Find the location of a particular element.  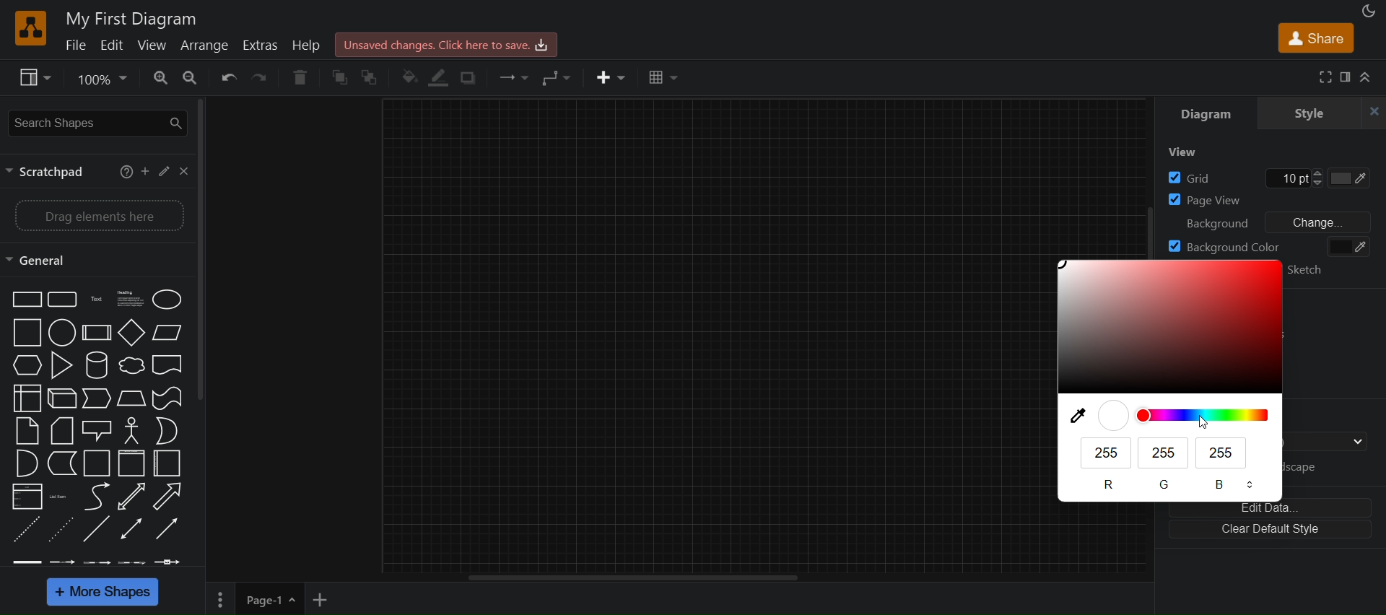

seearch shapes is located at coordinates (95, 122).